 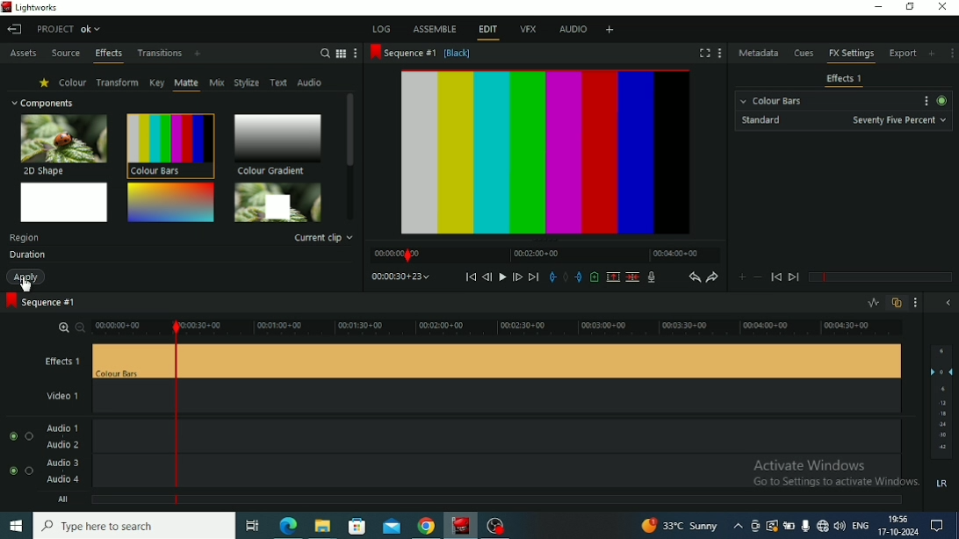 What do you see at coordinates (497, 525) in the screenshot?
I see `App` at bounding box center [497, 525].